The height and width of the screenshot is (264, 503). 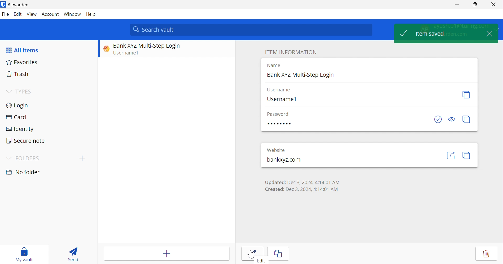 I want to click on Add item, so click(x=167, y=254).